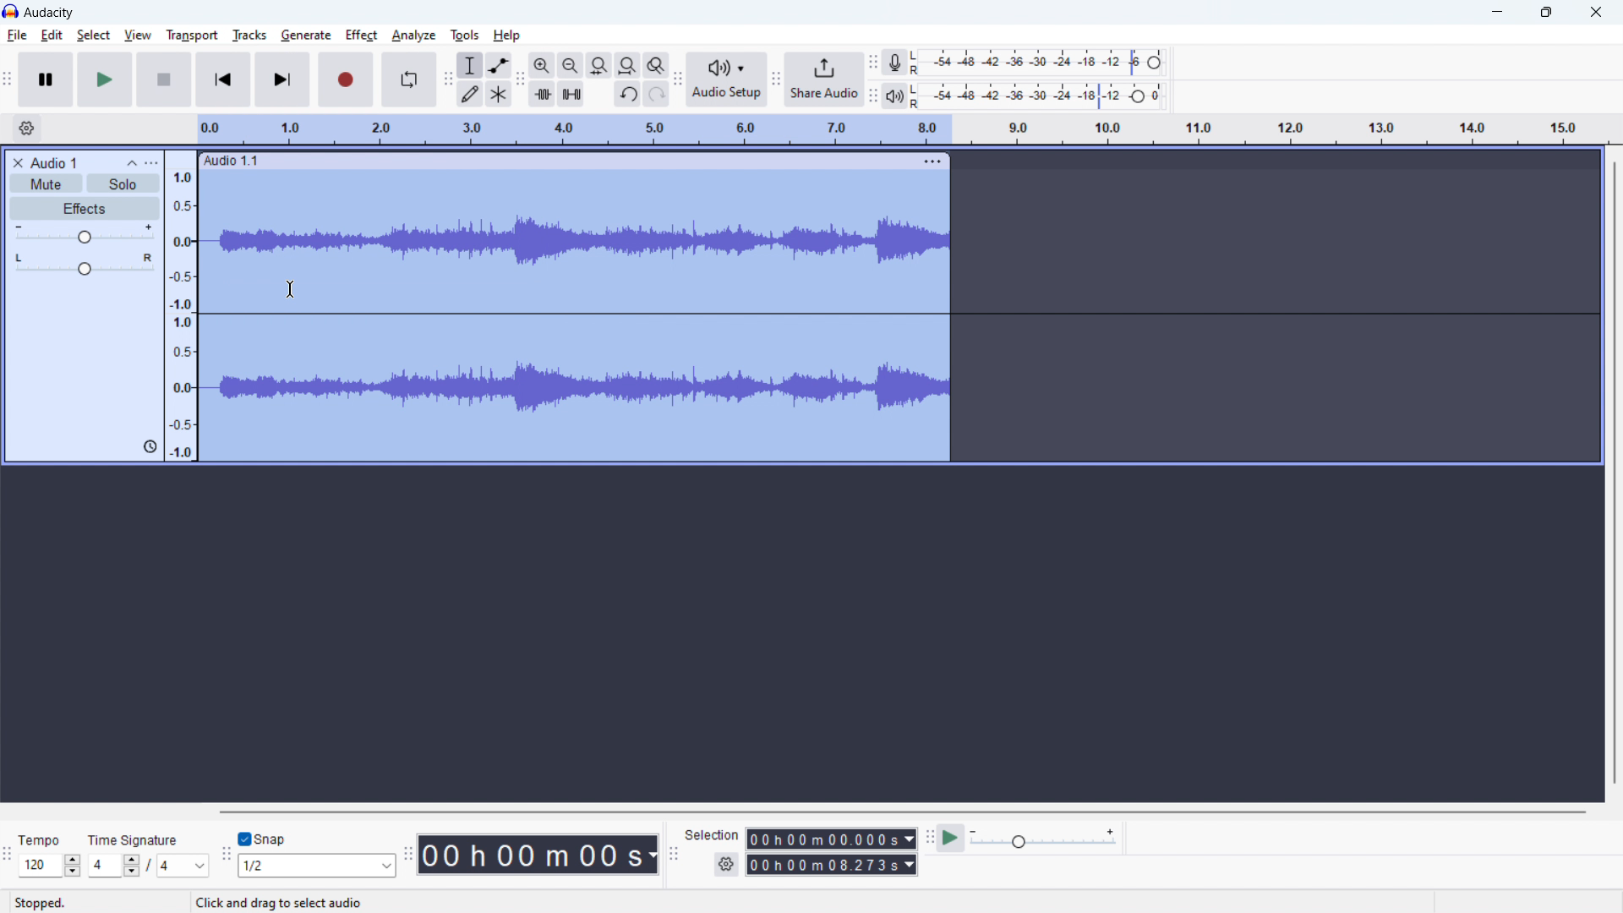  Describe the element at coordinates (508, 36) in the screenshot. I see `help` at that location.